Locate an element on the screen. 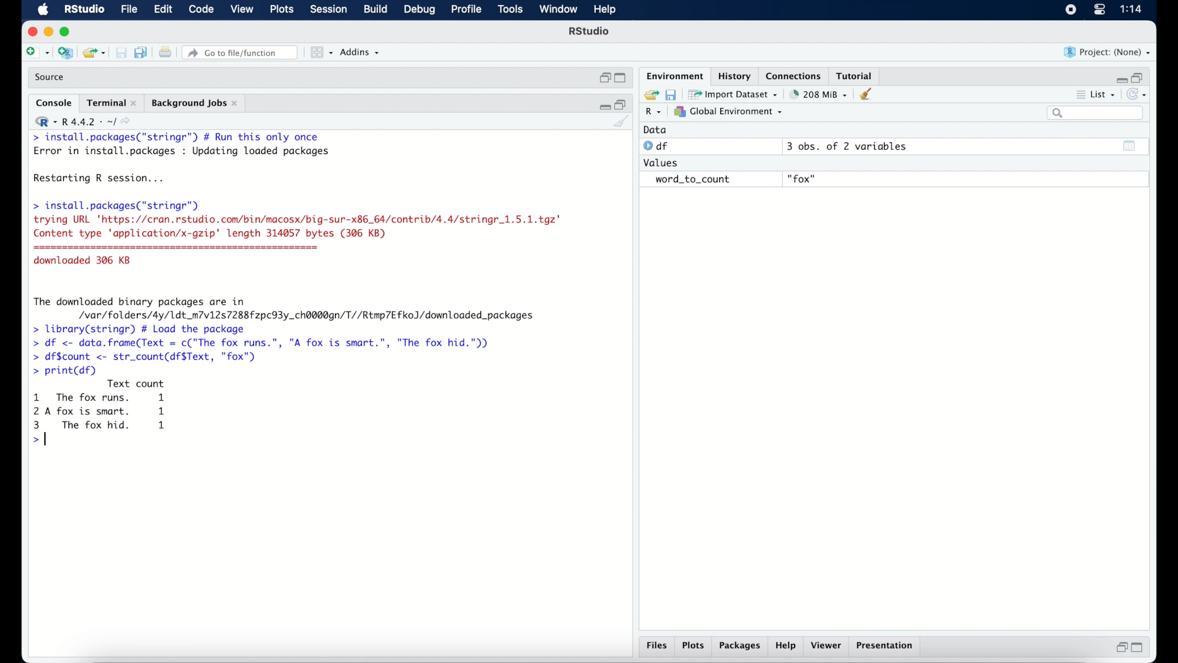 Image resolution: width=1178 pixels, height=663 pixels. maximize is located at coordinates (622, 79).